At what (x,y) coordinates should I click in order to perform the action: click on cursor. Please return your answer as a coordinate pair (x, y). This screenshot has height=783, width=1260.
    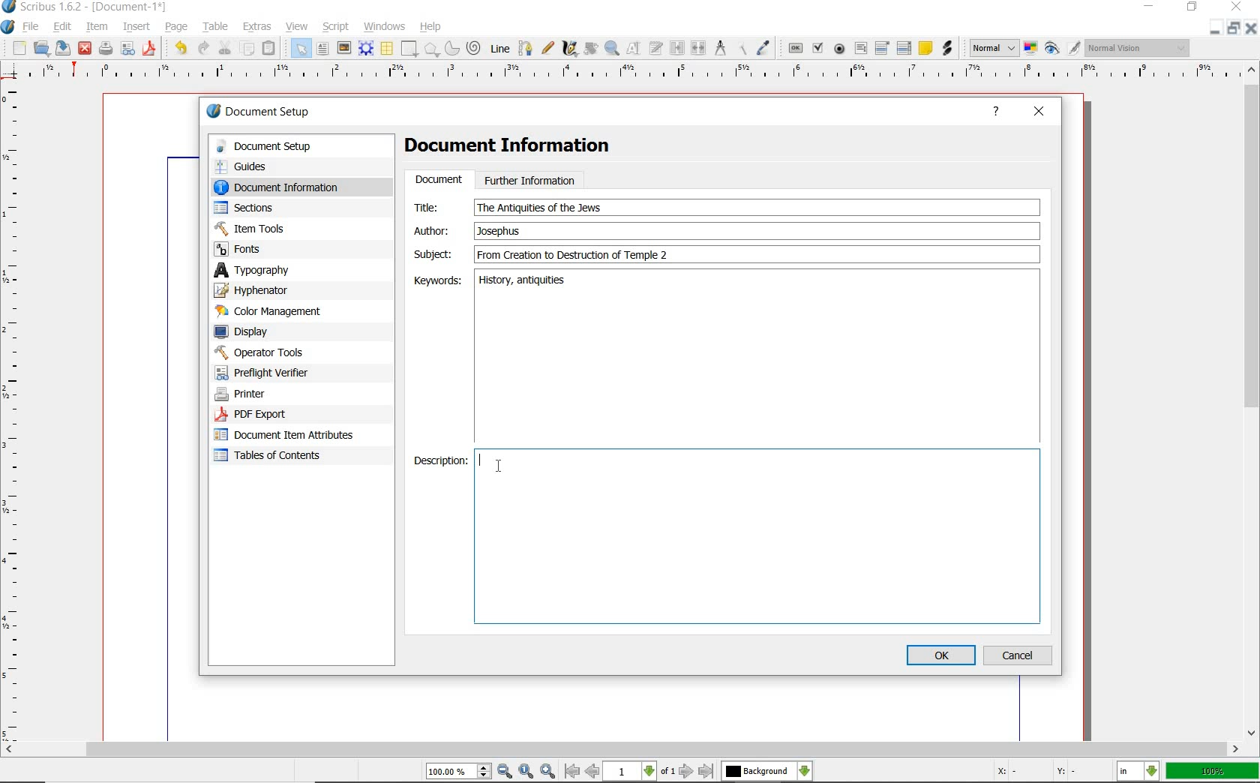
    Looking at the image, I should click on (499, 465).